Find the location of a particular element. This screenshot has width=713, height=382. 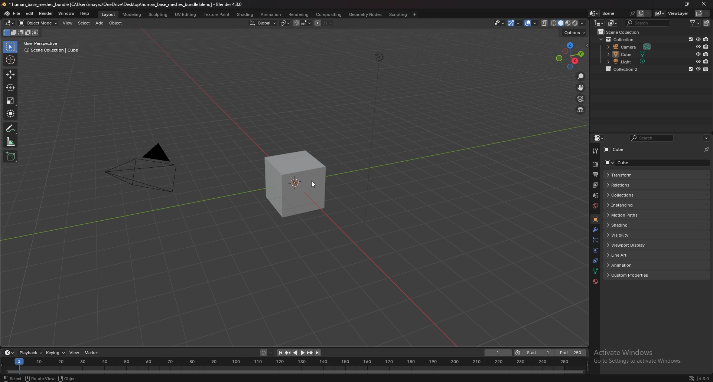

view layer is located at coordinates (672, 13).